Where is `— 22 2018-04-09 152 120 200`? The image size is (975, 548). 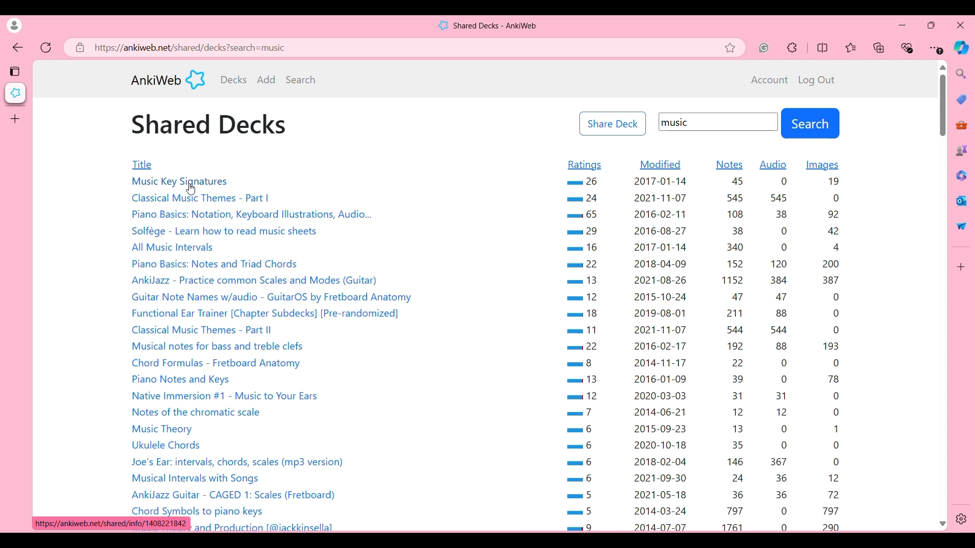 — 22 2018-04-09 152 120 200 is located at coordinates (702, 264).